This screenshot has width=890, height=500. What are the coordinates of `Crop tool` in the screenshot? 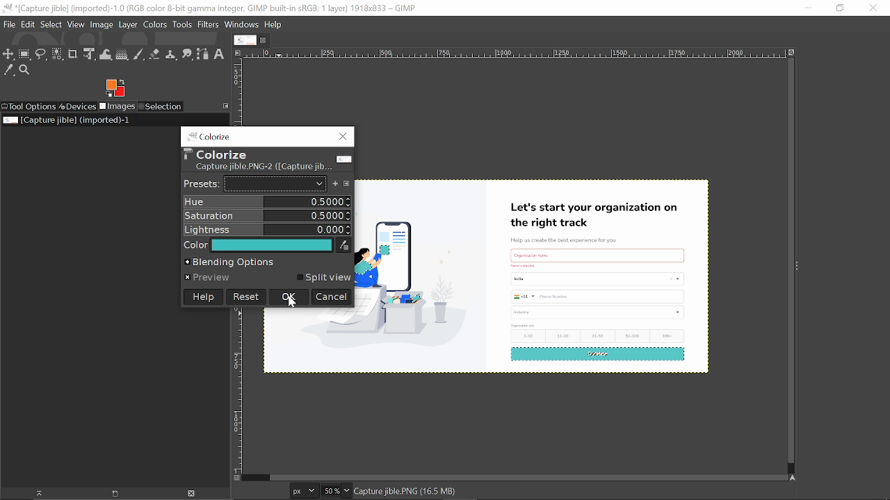 It's located at (73, 53).